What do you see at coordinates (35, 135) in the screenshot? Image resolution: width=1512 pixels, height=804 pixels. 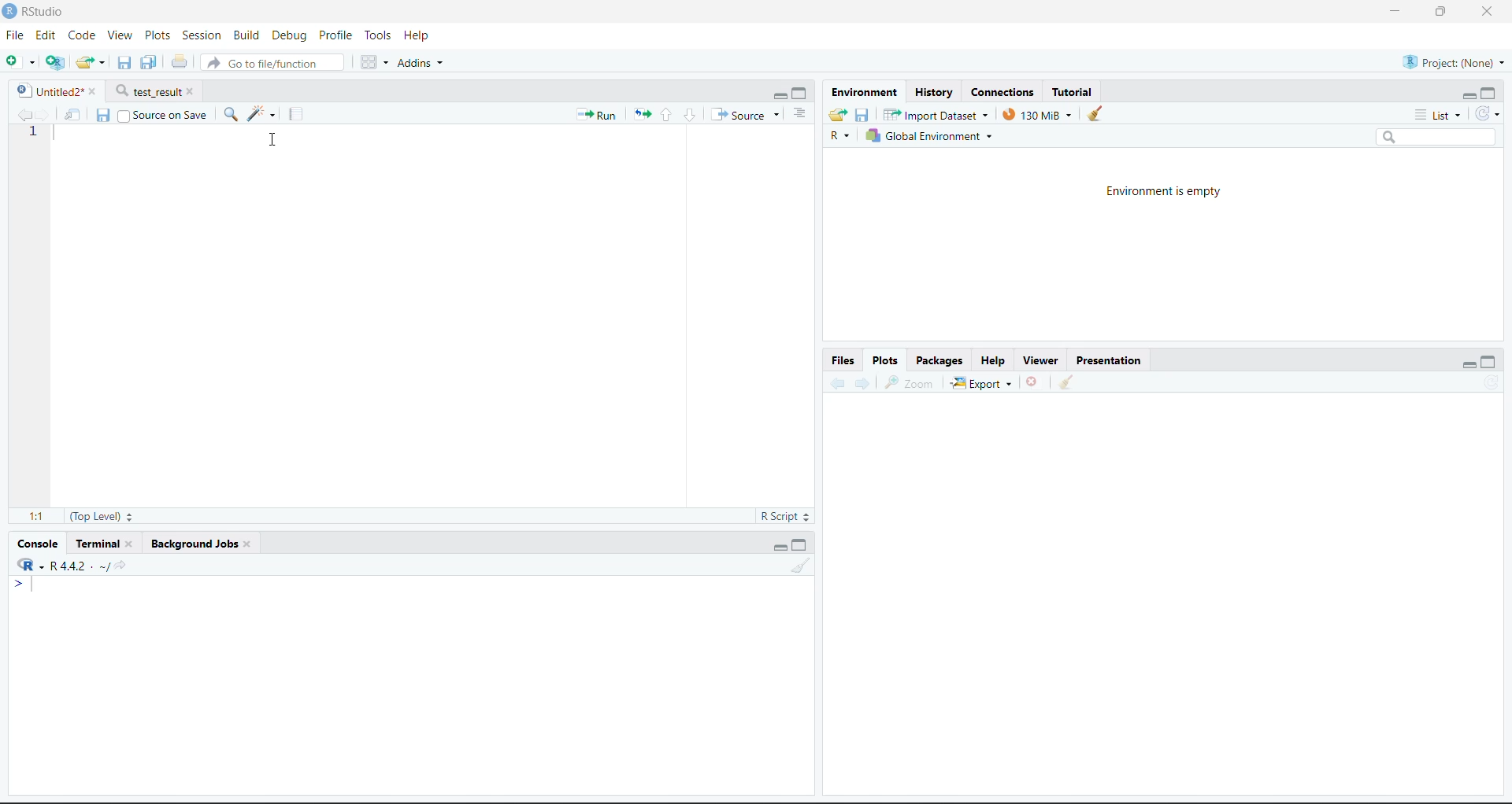 I see `1` at bounding box center [35, 135].